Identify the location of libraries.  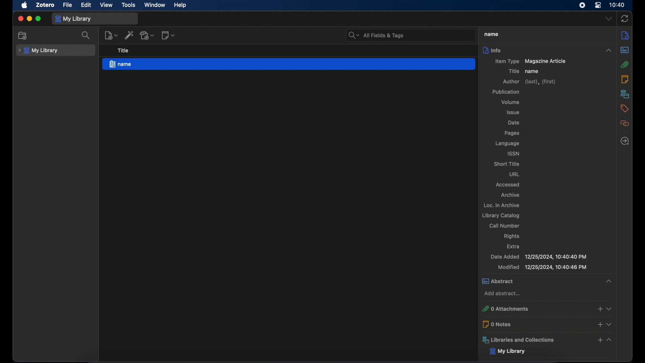
(547, 340).